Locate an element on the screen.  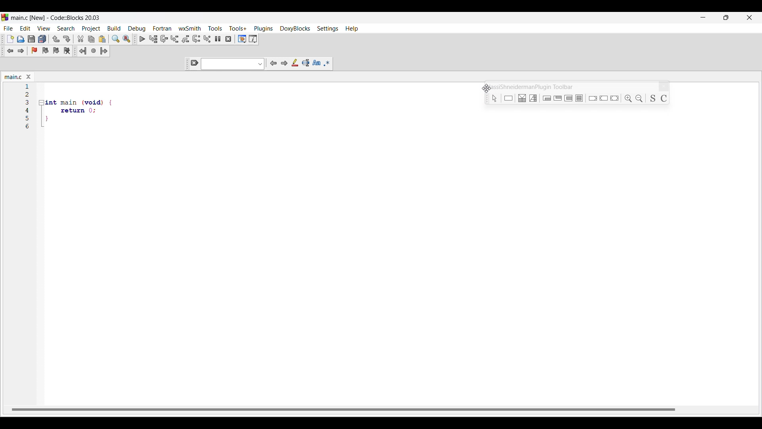
 is located at coordinates (547, 98).